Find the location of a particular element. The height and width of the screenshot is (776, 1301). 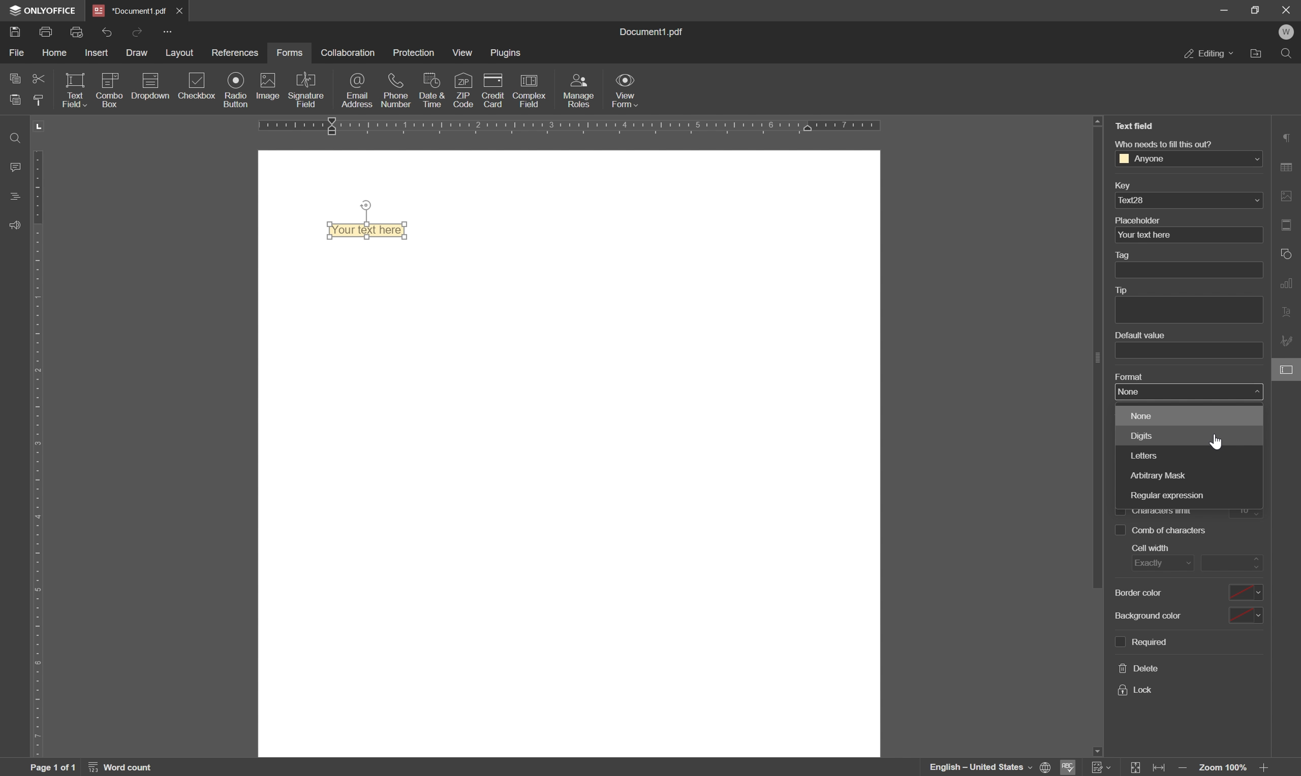

cell with is located at coordinates (1151, 547).